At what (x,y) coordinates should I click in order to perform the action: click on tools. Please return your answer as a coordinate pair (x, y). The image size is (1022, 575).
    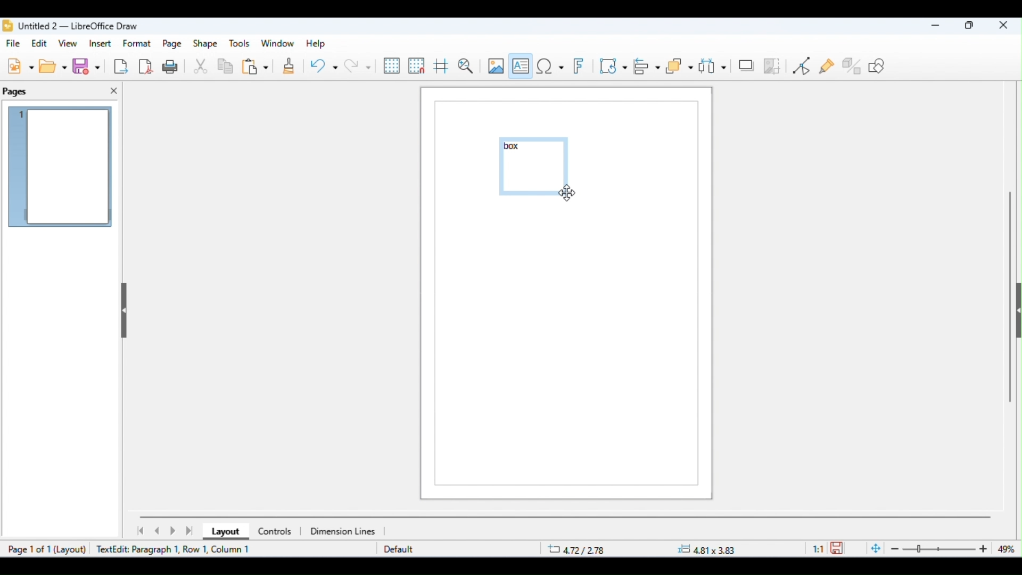
    Looking at the image, I should click on (240, 44).